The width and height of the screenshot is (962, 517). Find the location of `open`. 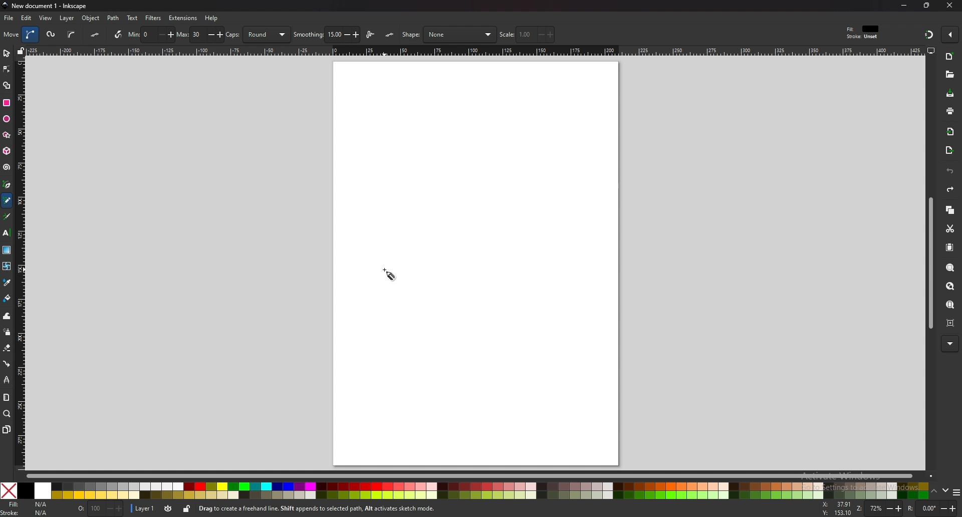

open is located at coordinates (950, 74).